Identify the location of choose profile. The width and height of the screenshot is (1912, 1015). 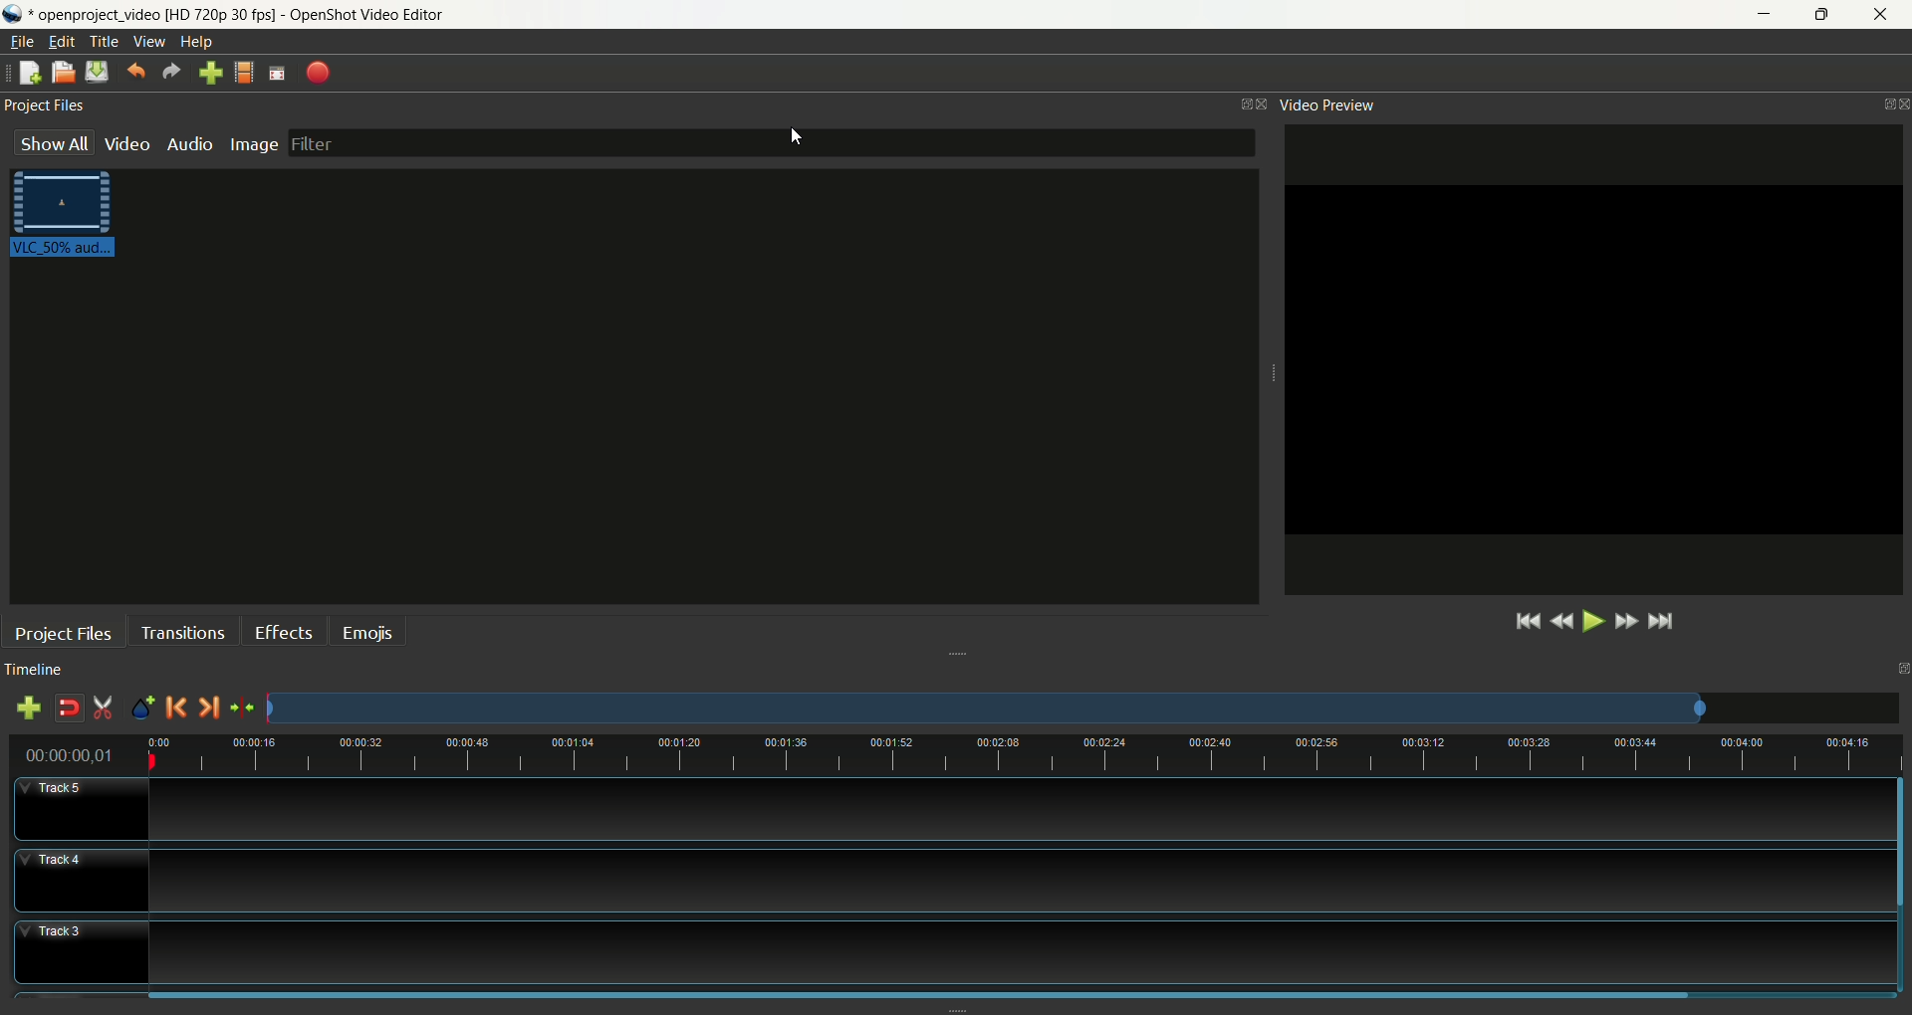
(244, 74).